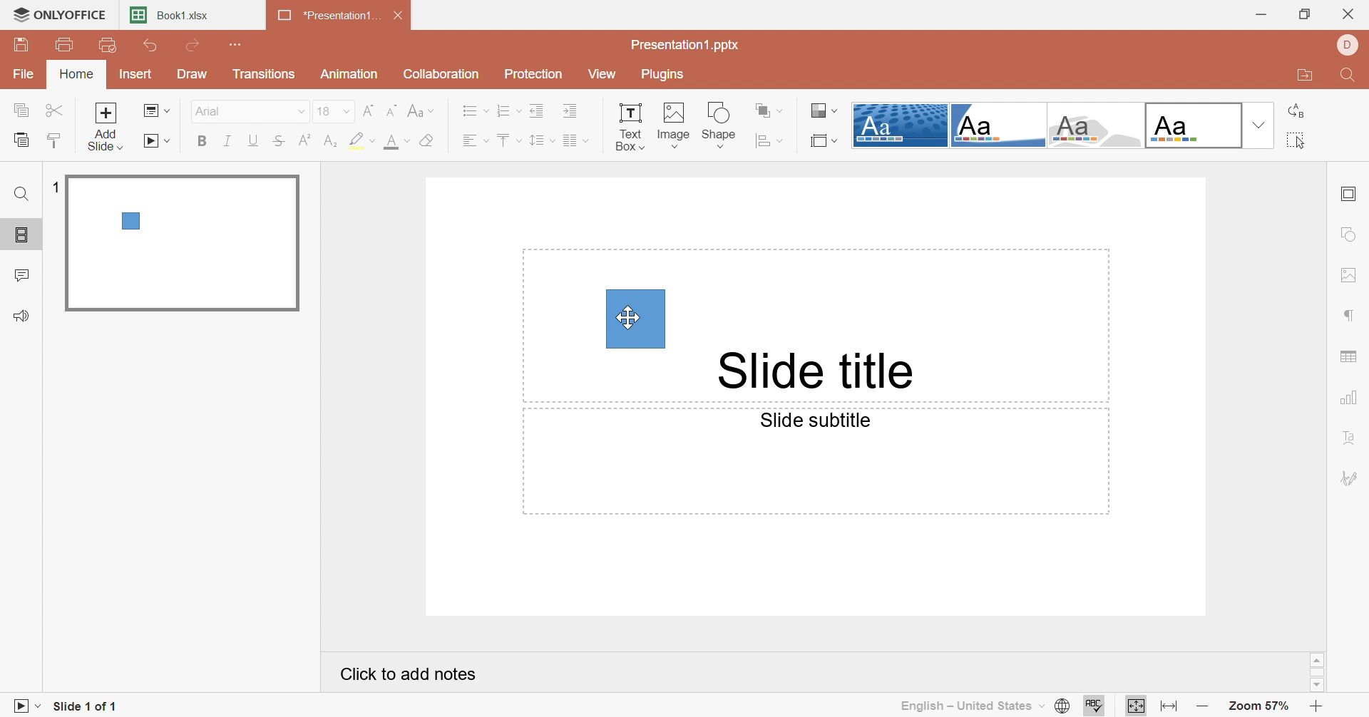 Image resolution: width=1369 pixels, height=717 pixels. I want to click on Close, so click(1350, 16).